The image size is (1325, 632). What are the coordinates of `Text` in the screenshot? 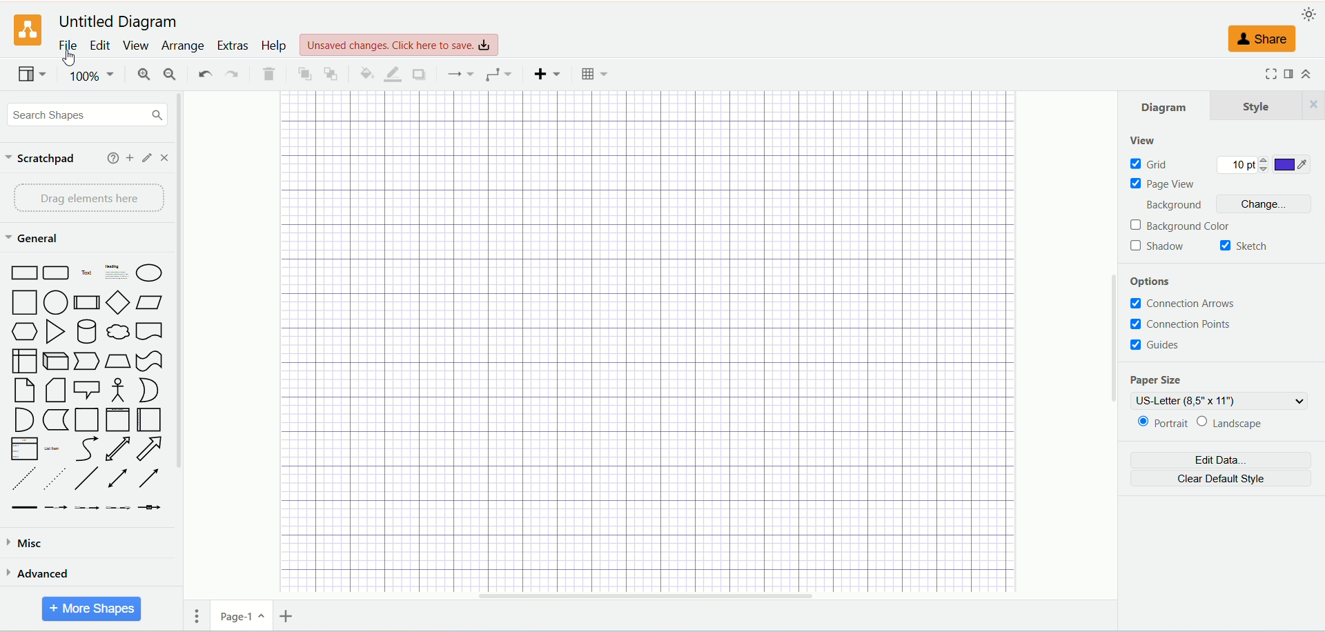 It's located at (87, 275).